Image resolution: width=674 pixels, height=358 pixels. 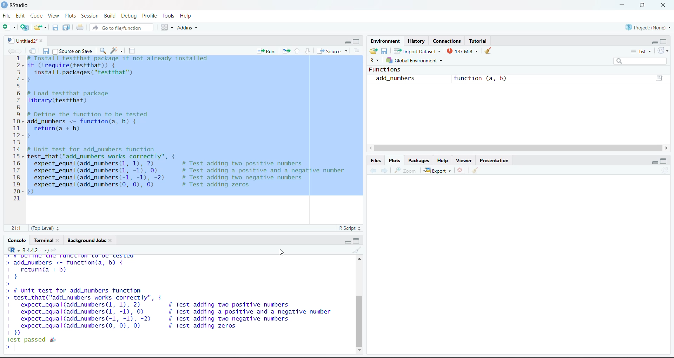 What do you see at coordinates (131, 51) in the screenshot?
I see `compile report` at bounding box center [131, 51].